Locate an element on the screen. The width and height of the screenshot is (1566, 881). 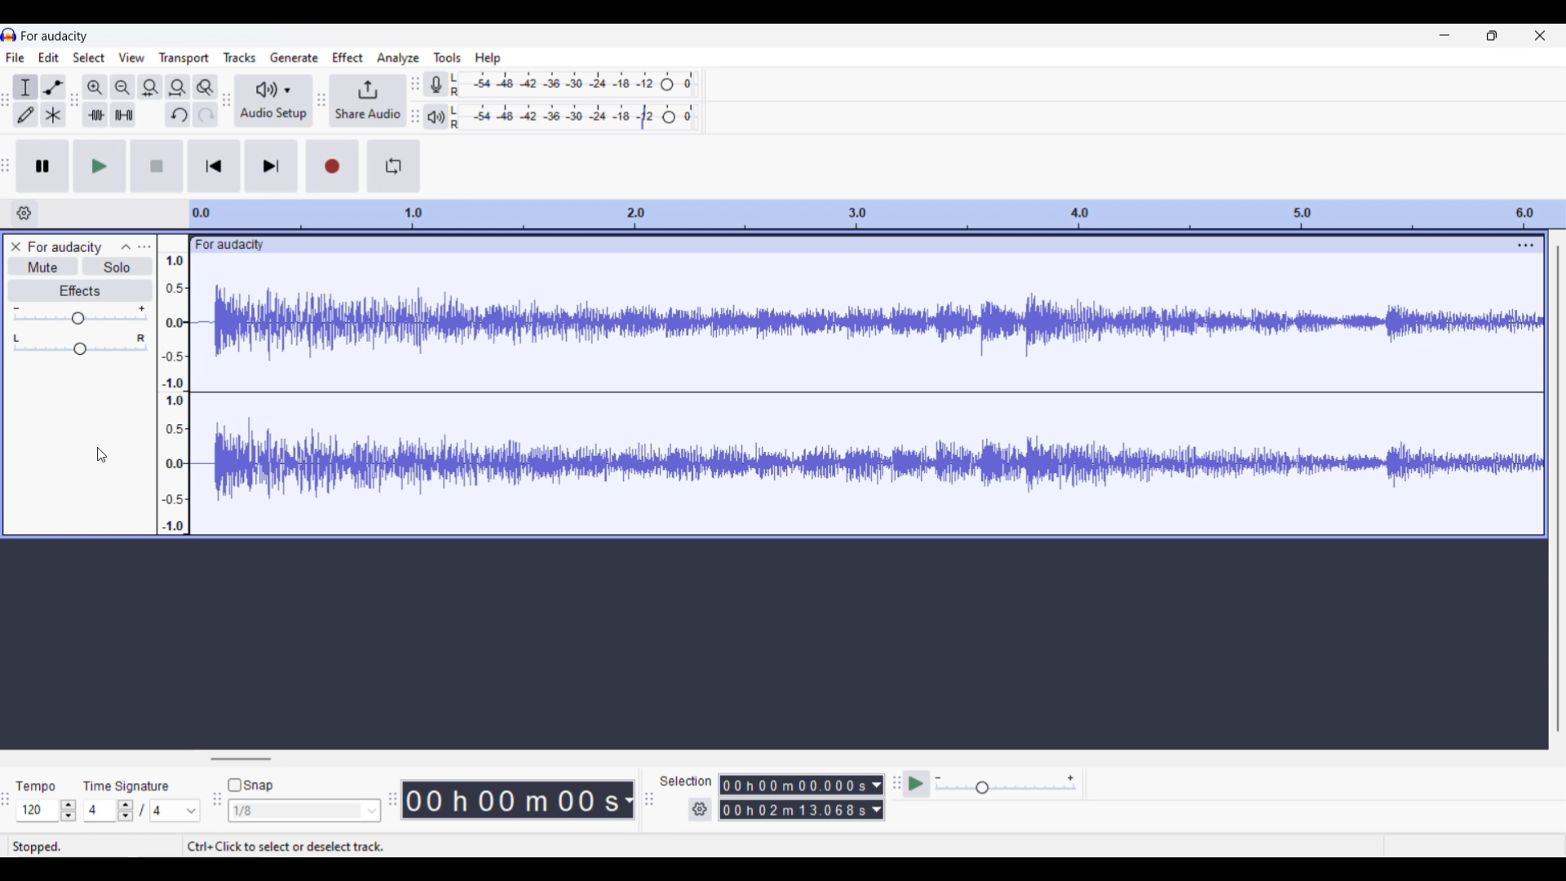
120 is located at coordinates (46, 810).